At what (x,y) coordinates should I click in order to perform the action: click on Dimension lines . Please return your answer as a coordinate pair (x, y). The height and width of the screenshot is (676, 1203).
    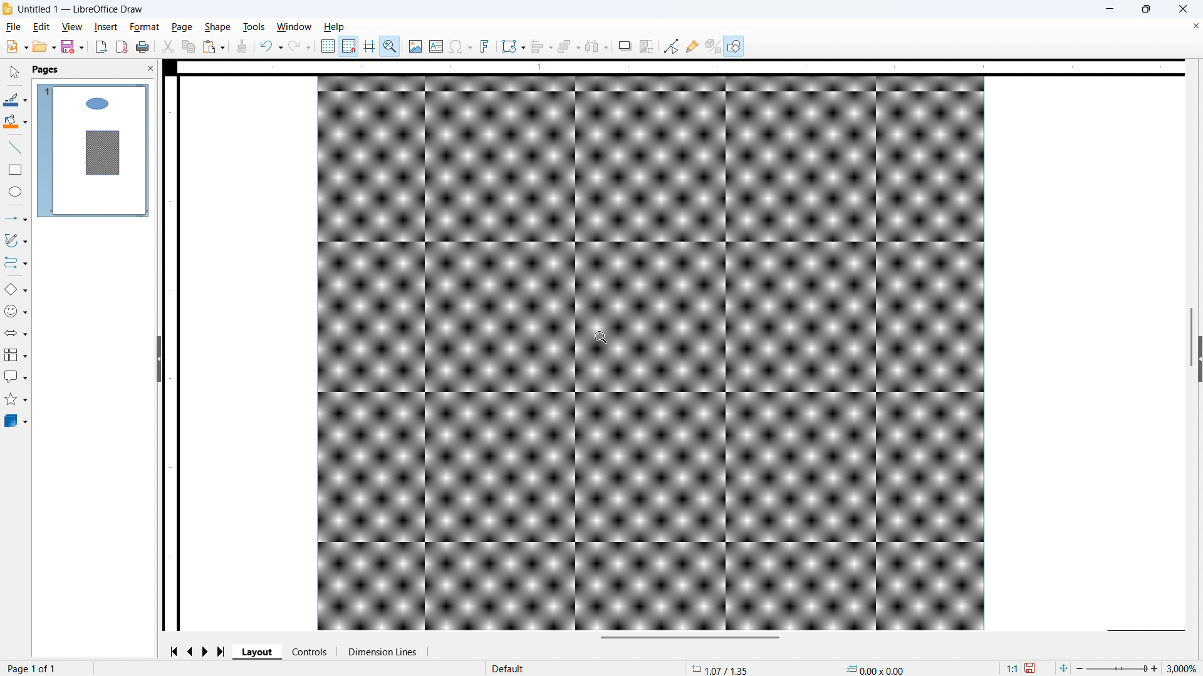
    Looking at the image, I should click on (382, 652).